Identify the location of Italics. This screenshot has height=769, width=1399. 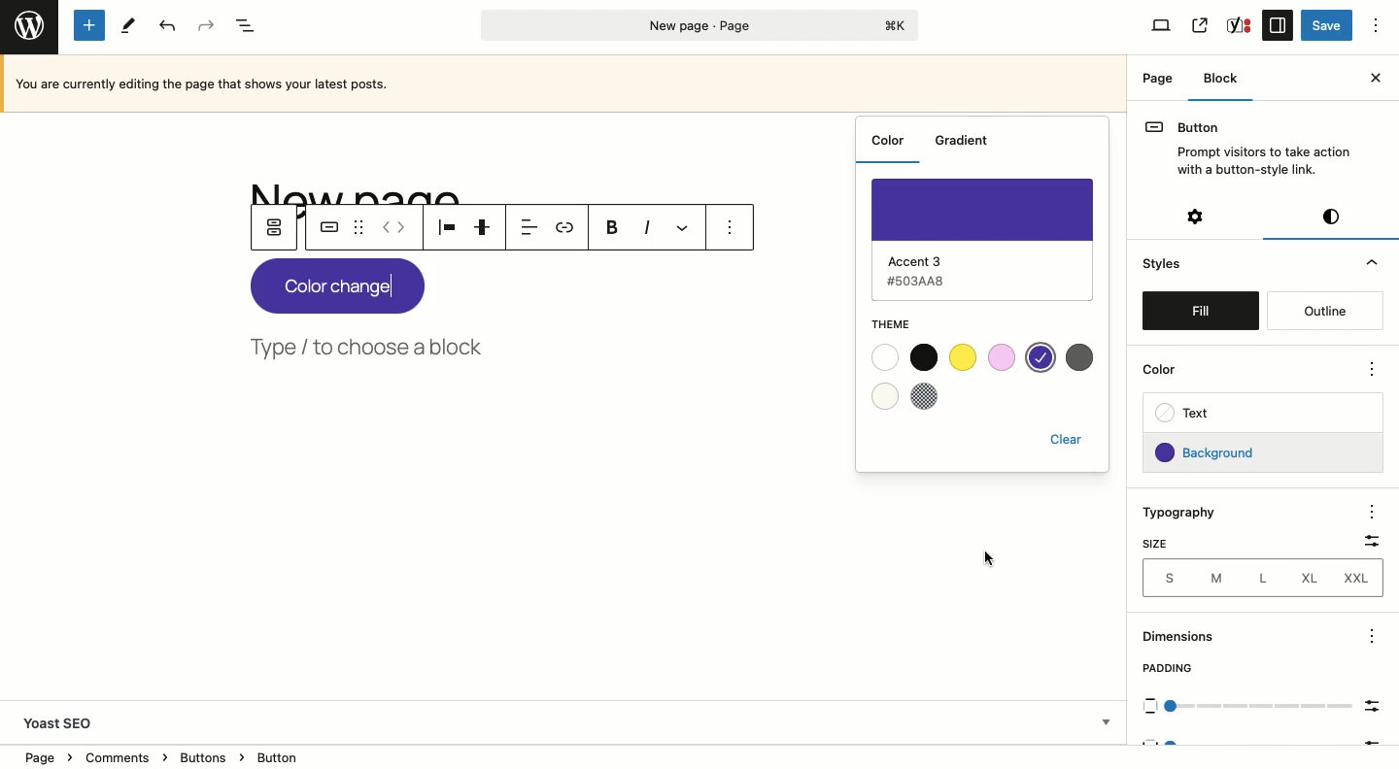
(647, 227).